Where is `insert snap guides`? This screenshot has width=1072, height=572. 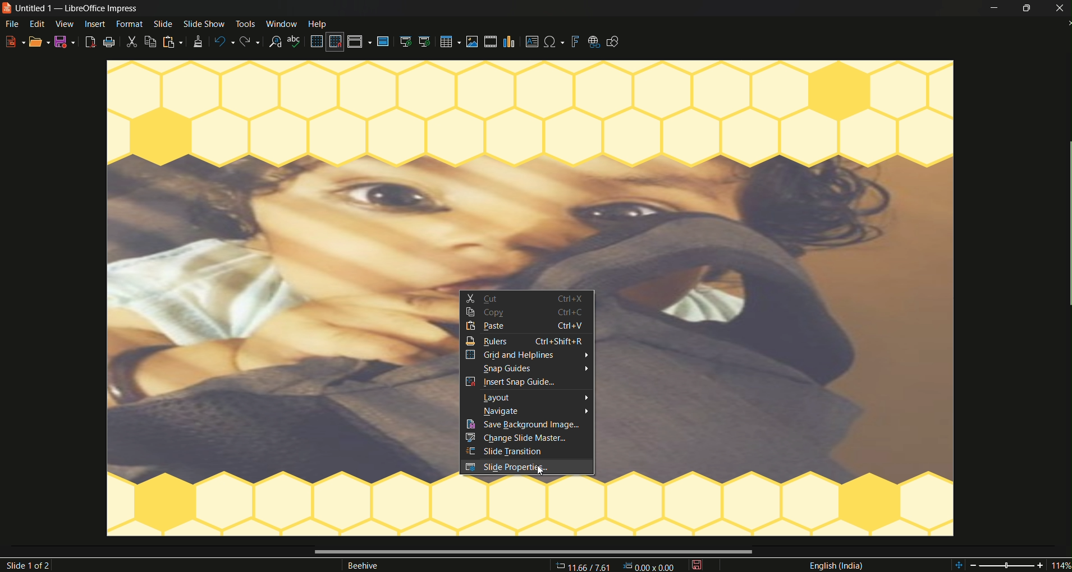
insert snap guides is located at coordinates (511, 382).